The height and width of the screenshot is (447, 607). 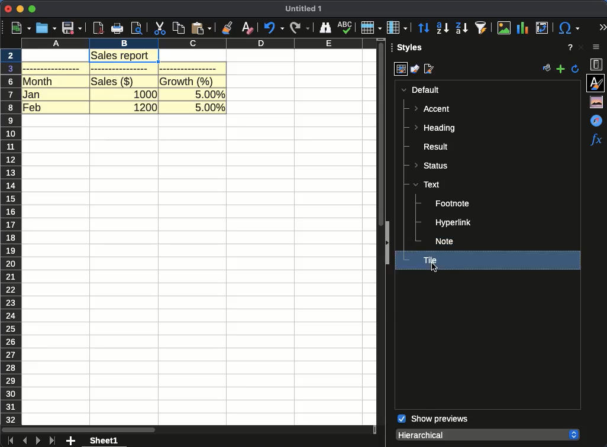 What do you see at coordinates (188, 81) in the screenshot?
I see `growth (%)` at bounding box center [188, 81].